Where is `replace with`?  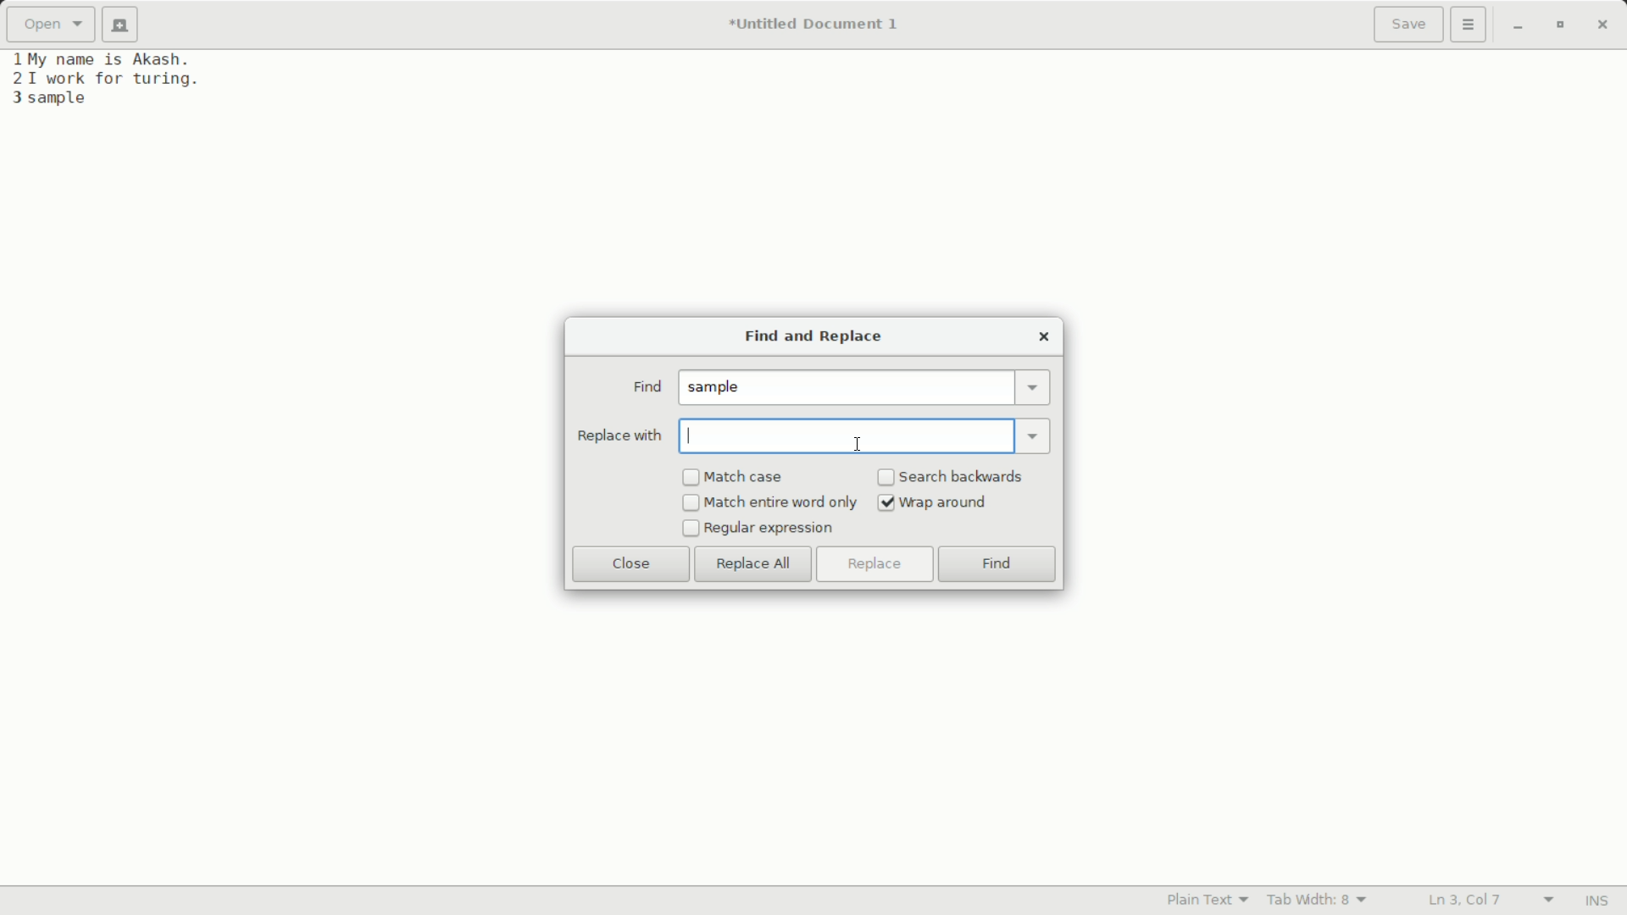
replace with is located at coordinates (619, 435).